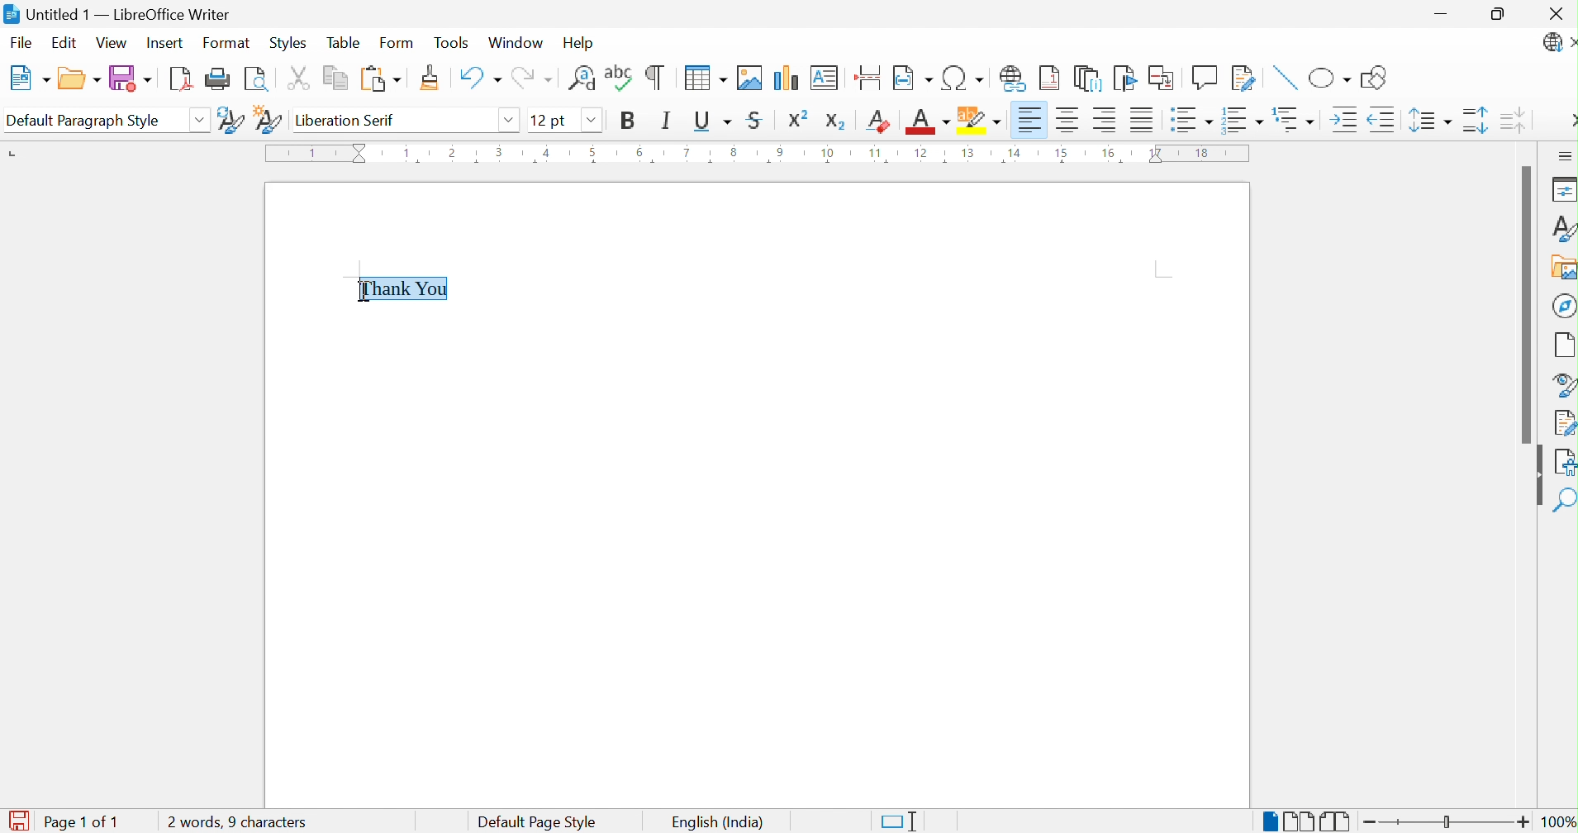 The height and width of the screenshot is (833, 1578). Describe the element at coordinates (1500, 14) in the screenshot. I see `Restore Down` at that location.